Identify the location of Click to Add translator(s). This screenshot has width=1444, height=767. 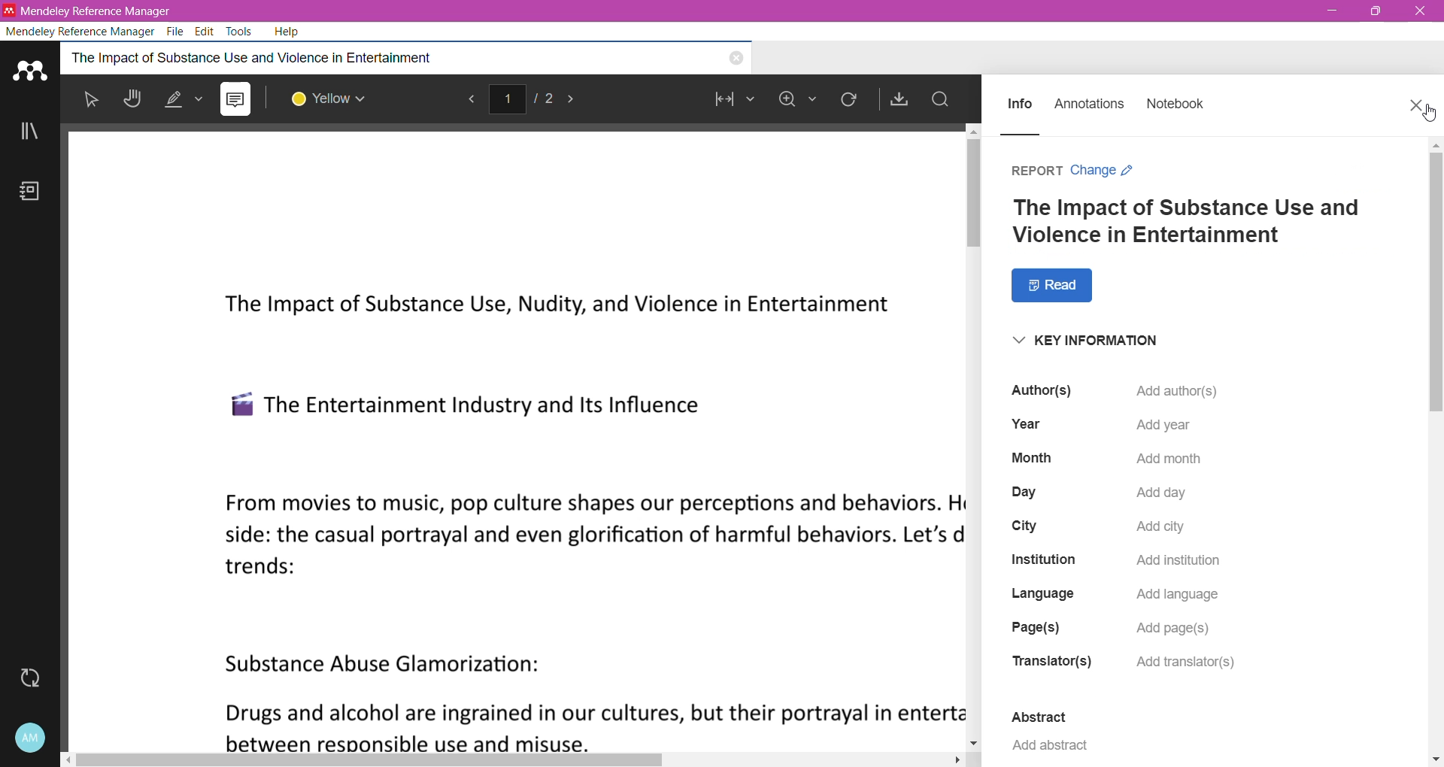
(1193, 661).